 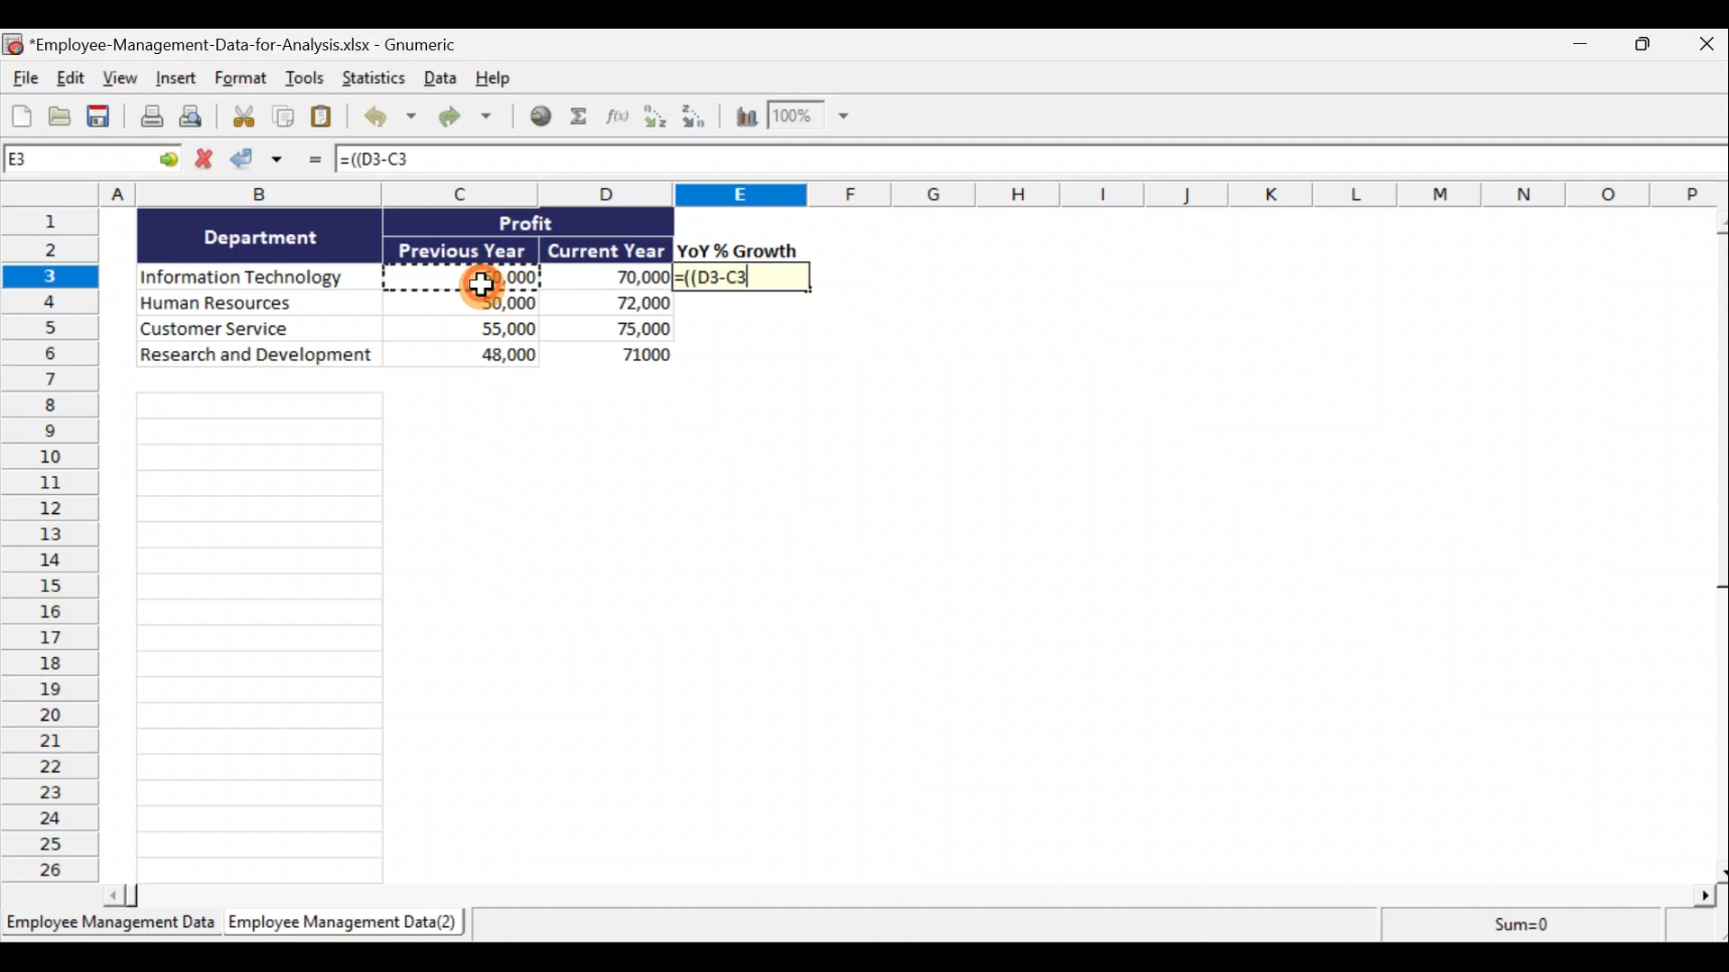 What do you see at coordinates (61, 116) in the screenshot?
I see `Open a file` at bounding box center [61, 116].